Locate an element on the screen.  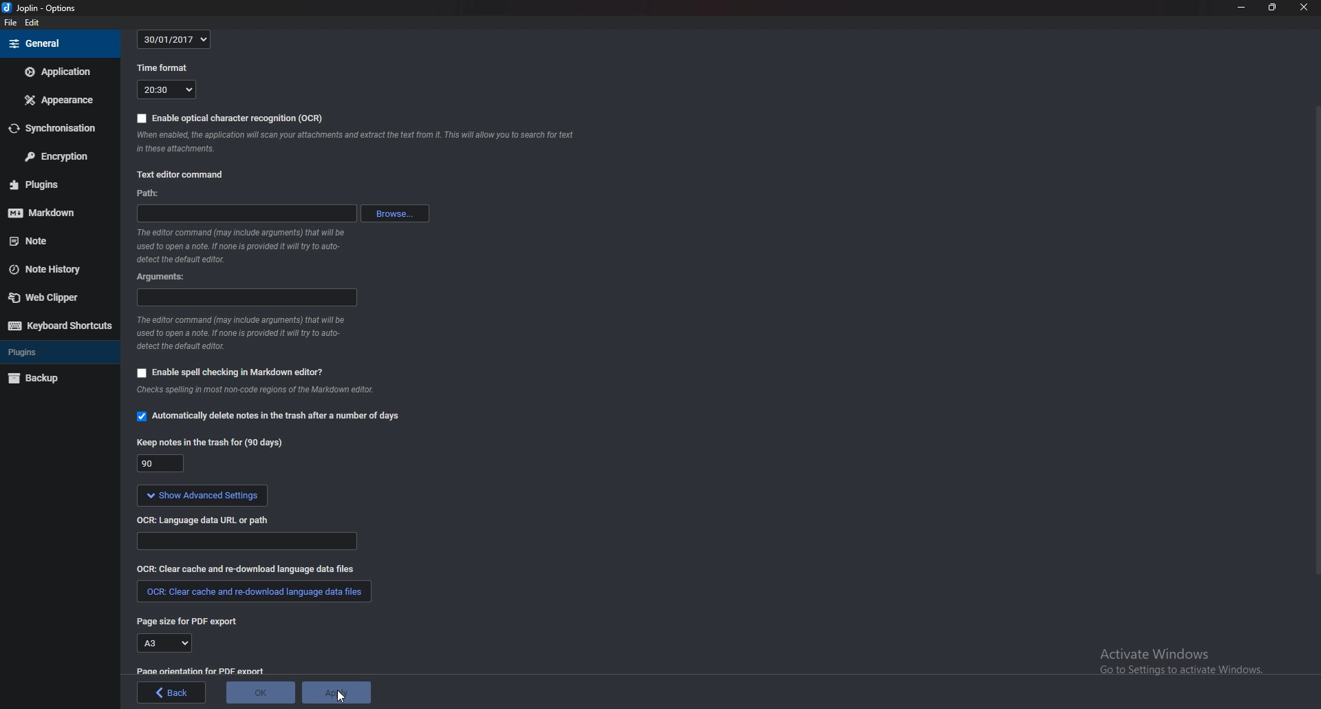
Info on ocr is located at coordinates (358, 144).